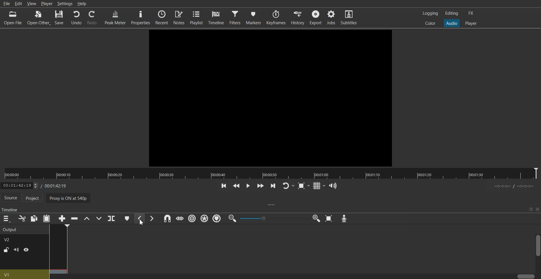  What do you see at coordinates (288, 185) in the screenshot?
I see `Toggle player looping` at bounding box center [288, 185].